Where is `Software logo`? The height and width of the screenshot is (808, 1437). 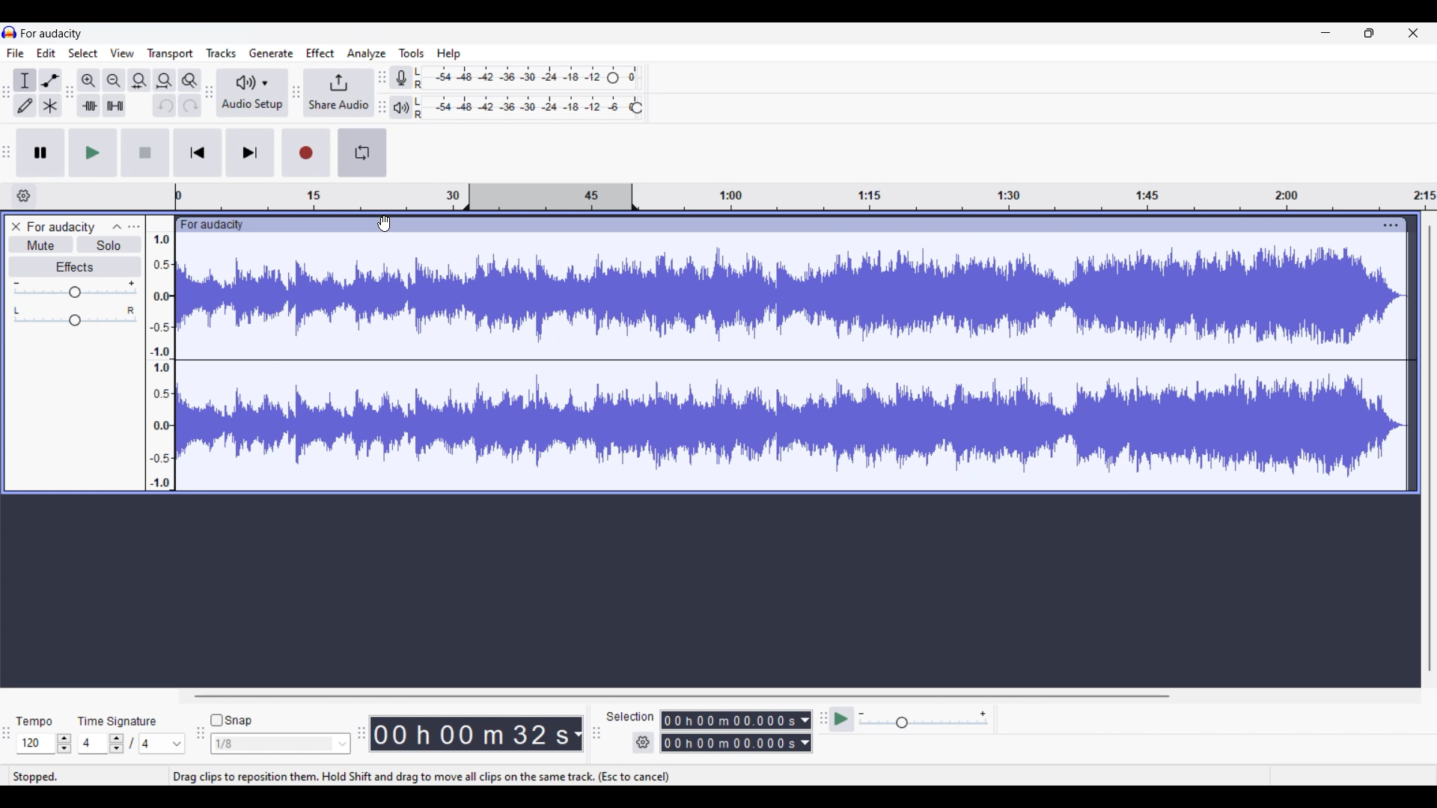 Software logo is located at coordinates (10, 32).